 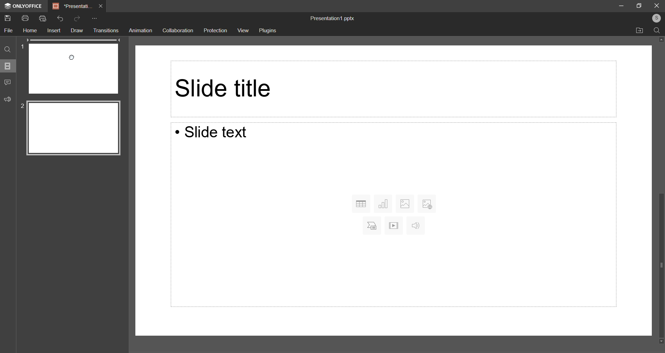 I want to click on Comment, so click(x=9, y=82).